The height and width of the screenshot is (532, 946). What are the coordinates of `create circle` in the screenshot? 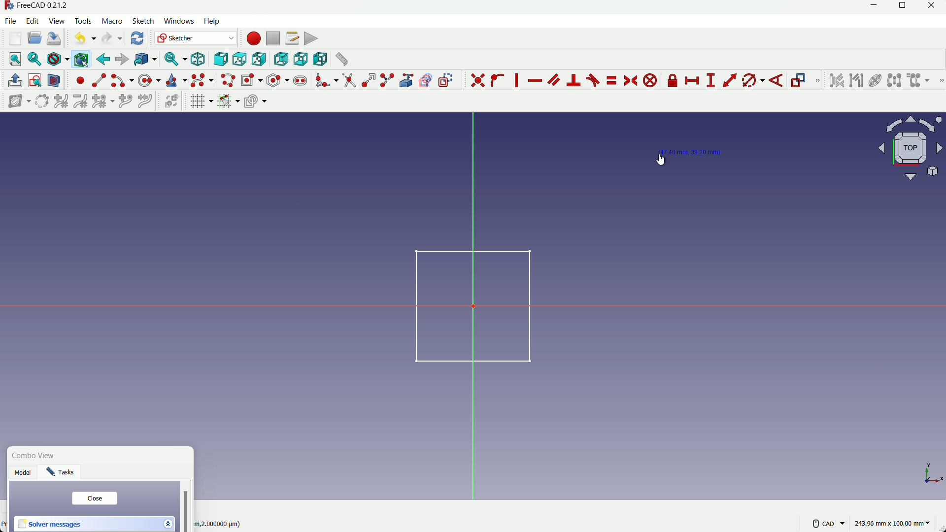 It's located at (150, 80).